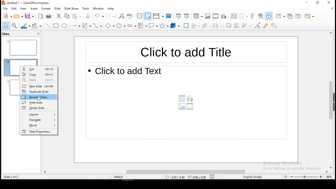  Describe the element at coordinates (130, 16) in the screenshot. I see `spell check` at that location.